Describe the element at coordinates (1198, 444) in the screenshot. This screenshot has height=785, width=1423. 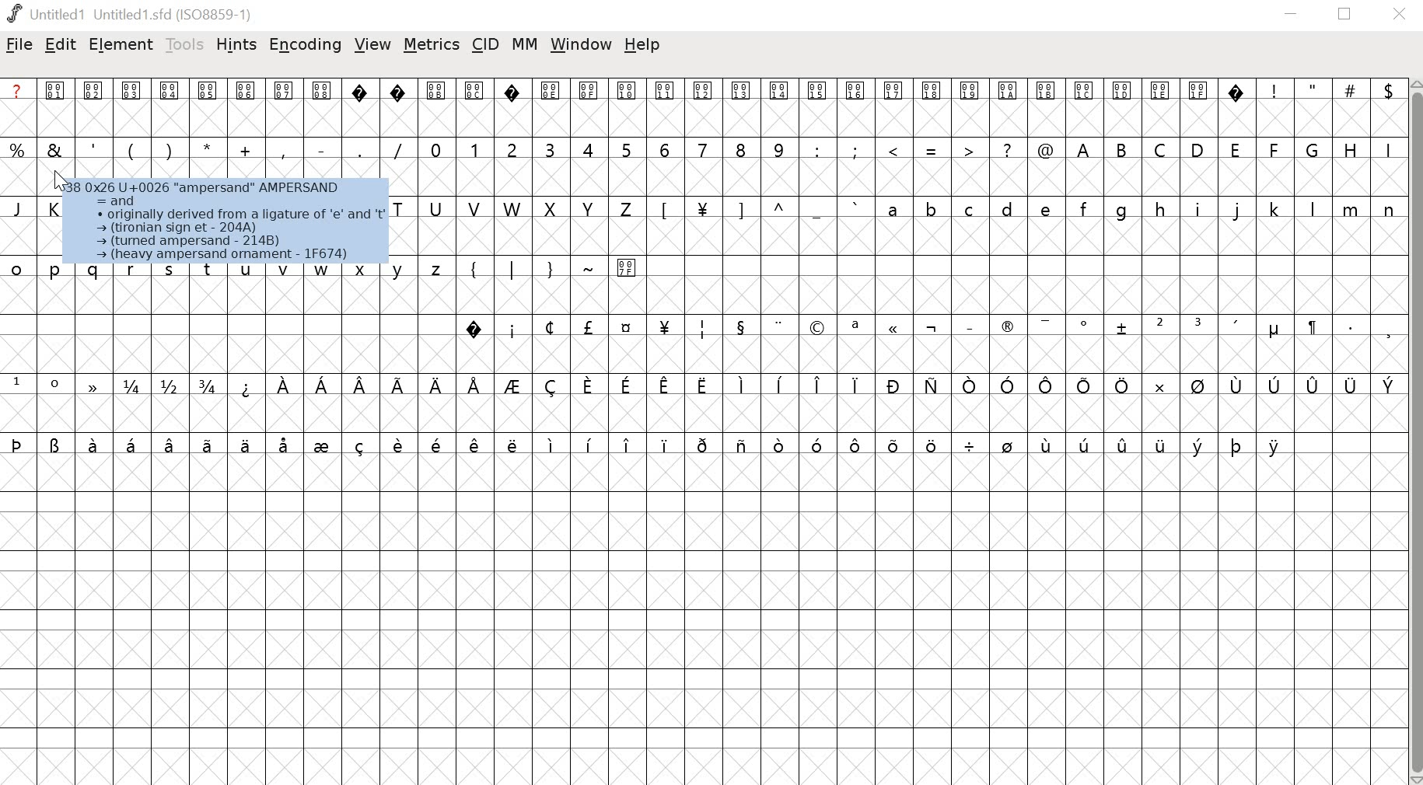
I see `symbol` at that location.